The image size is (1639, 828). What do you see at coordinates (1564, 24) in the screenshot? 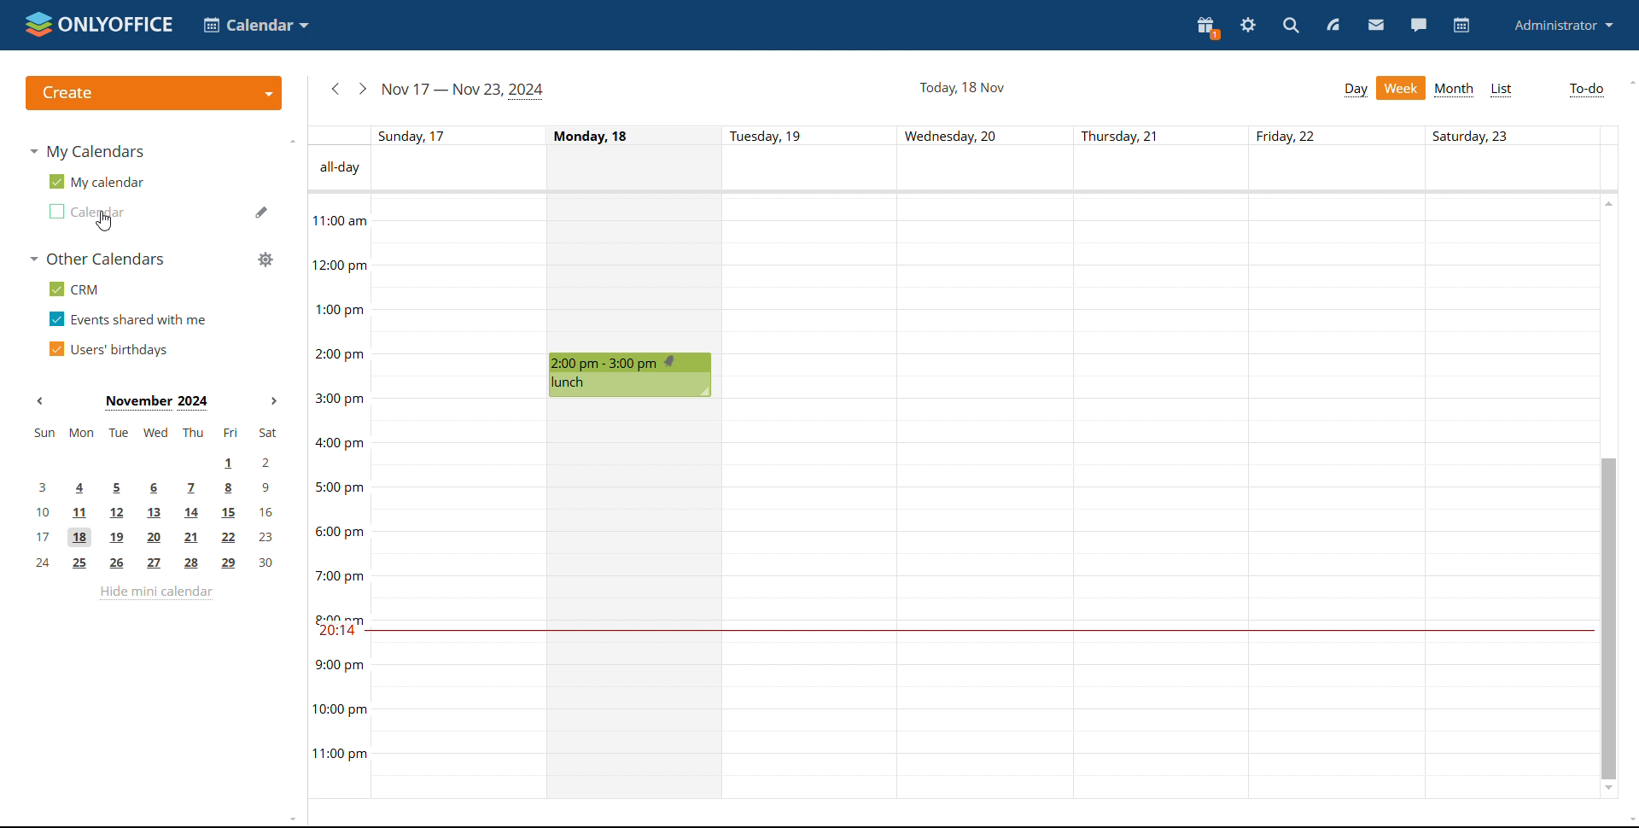
I see `profile` at bounding box center [1564, 24].